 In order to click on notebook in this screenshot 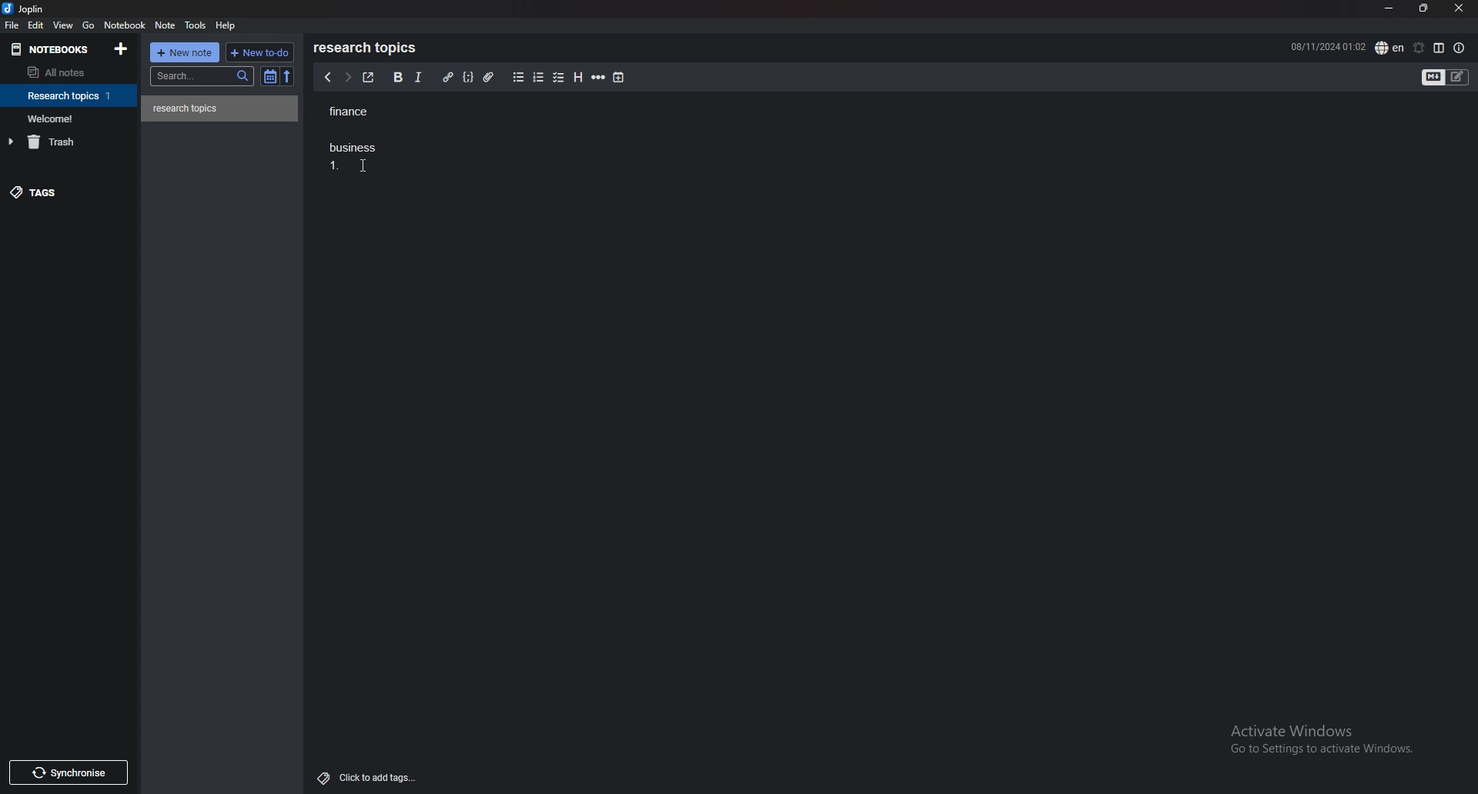, I will do `click(71, 95)`.